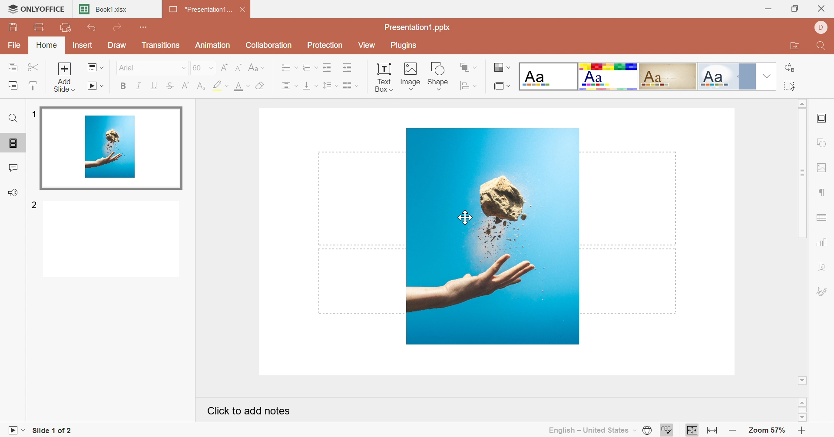  Describe the element at coordinates (824, 267) in the screenshot. I see `Text art settings` at that location.